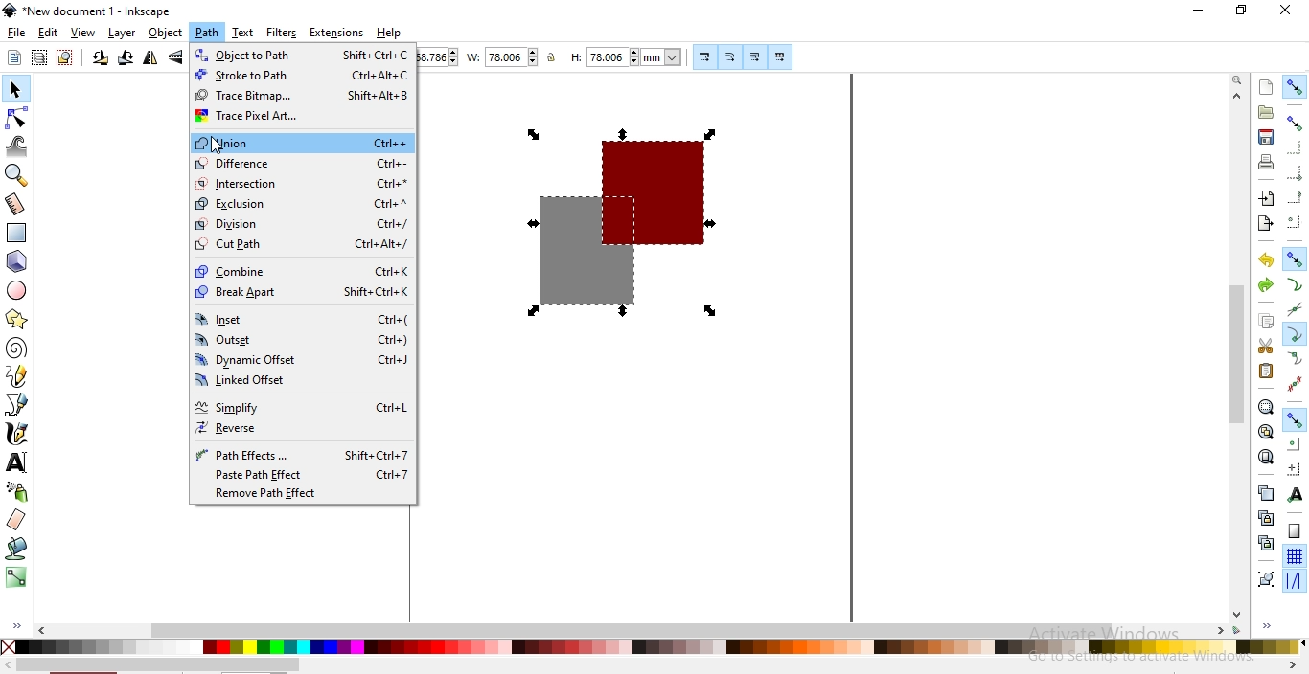 This screenshot has width=1309, height=674. I want to click on edit paths by nodes, so click(18, 118).